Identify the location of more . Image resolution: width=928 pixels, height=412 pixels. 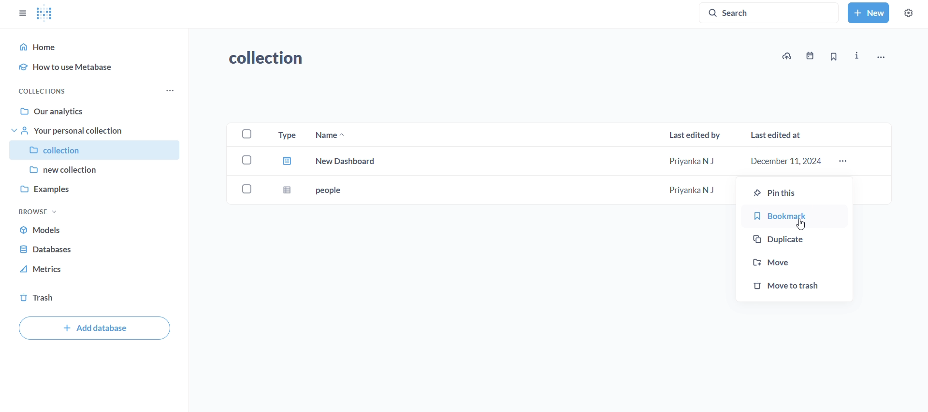
(844, 162).